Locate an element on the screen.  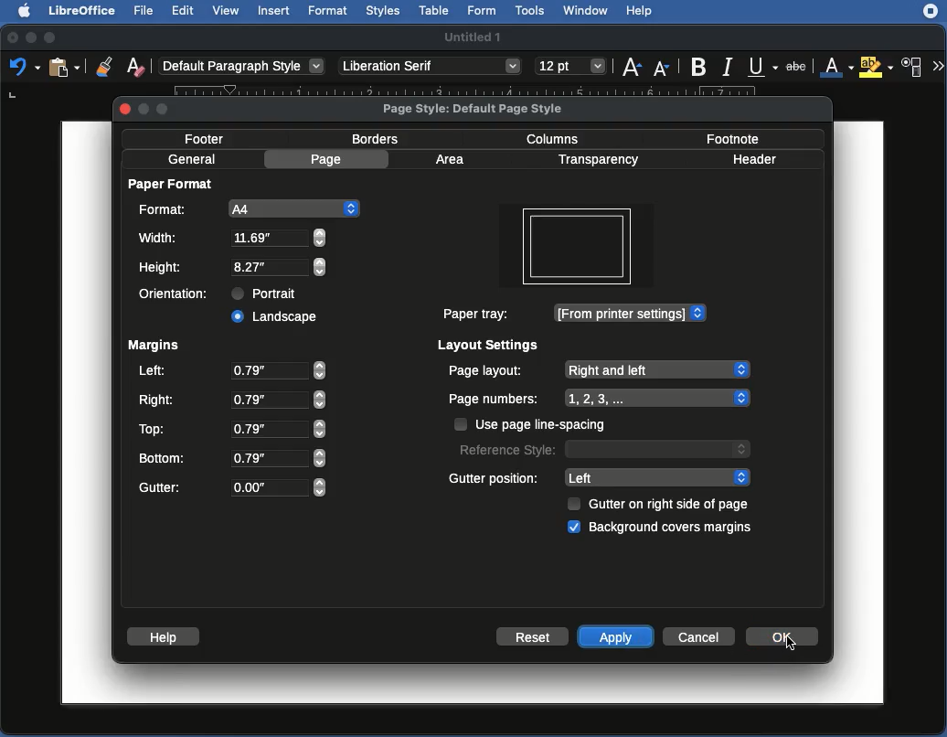
Size up is located at coordinates (632, 69).